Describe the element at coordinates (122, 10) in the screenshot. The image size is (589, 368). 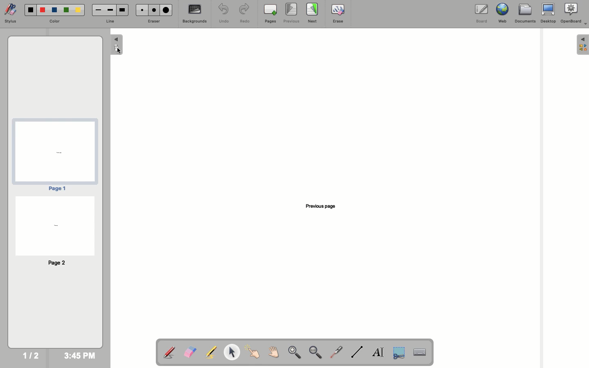
I see `Large line` at that location.